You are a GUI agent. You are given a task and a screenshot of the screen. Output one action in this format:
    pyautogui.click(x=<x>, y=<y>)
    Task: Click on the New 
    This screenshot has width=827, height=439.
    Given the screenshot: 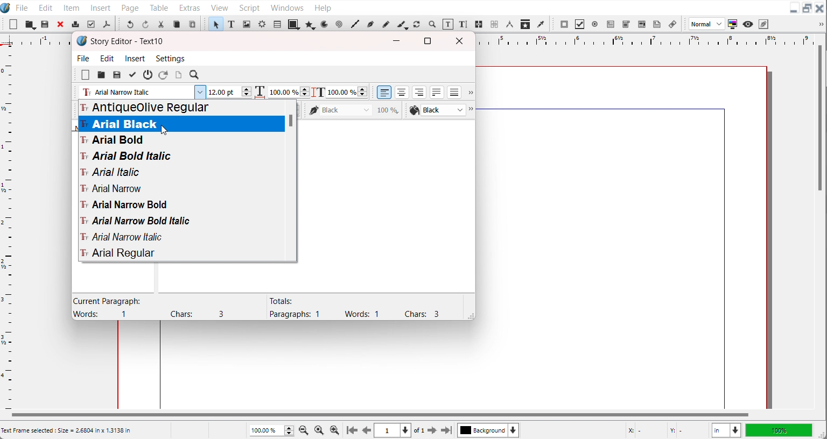 What is the action you would take?
    pyautogui.click(x=86, y=75)
    